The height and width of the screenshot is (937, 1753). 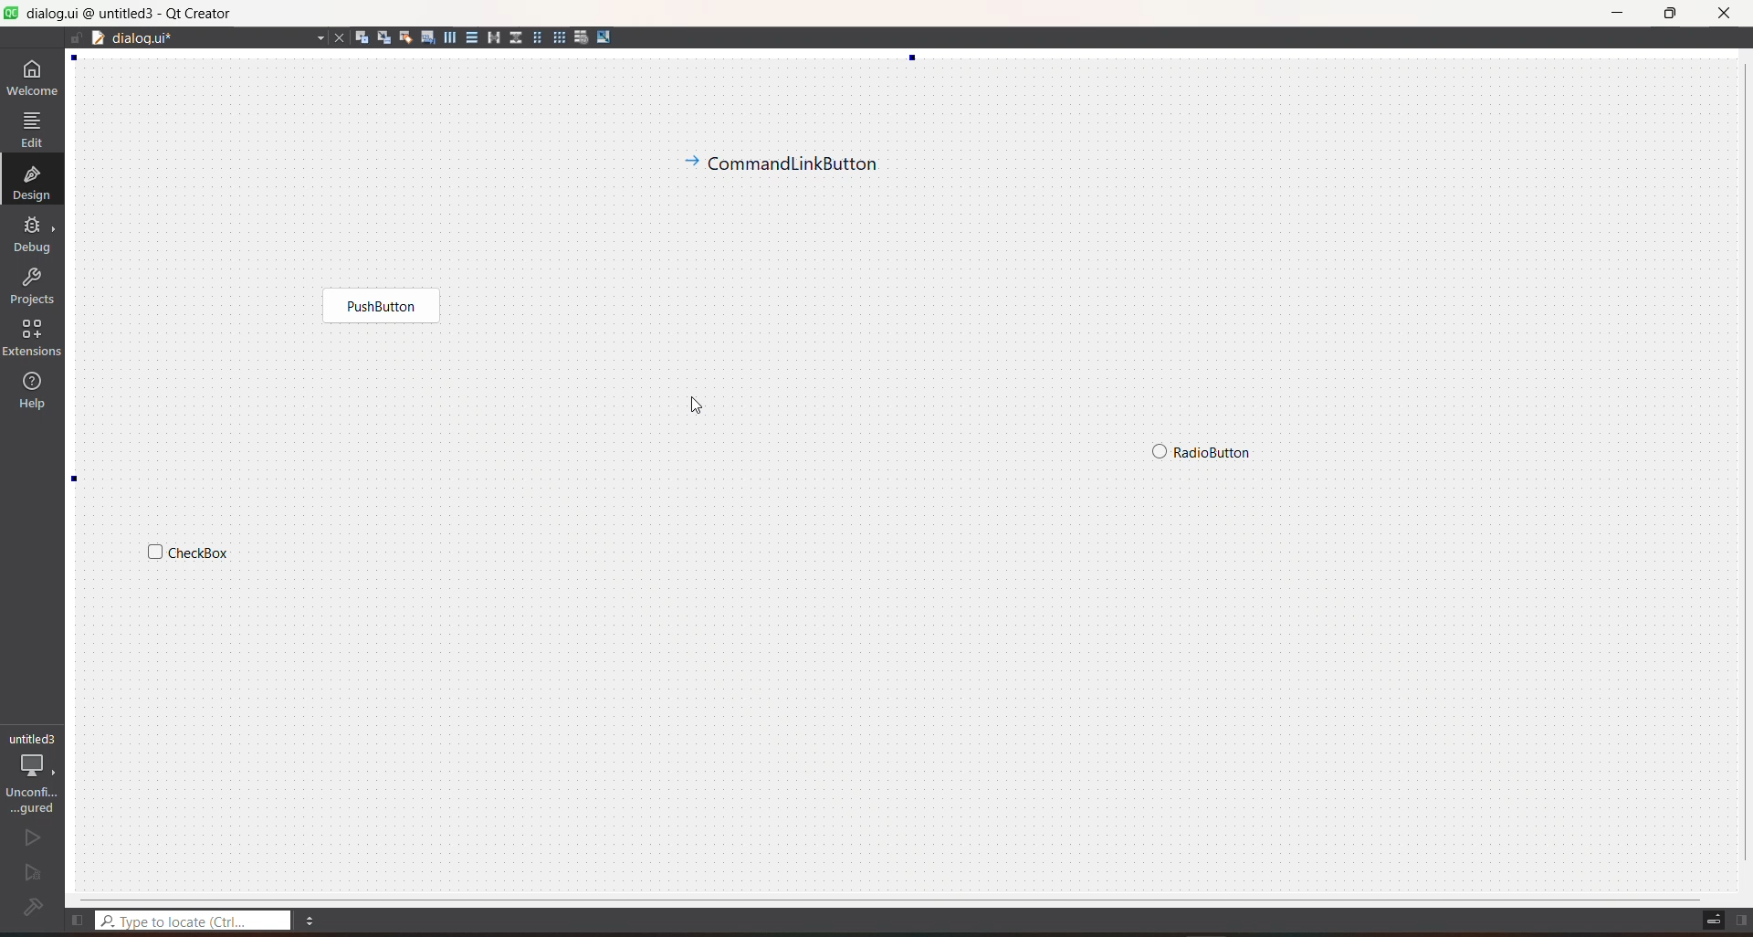 What do you see at coordinates (428, 39) in the screenshot?
I see `edit tab order` at bounding box center [428, 39].